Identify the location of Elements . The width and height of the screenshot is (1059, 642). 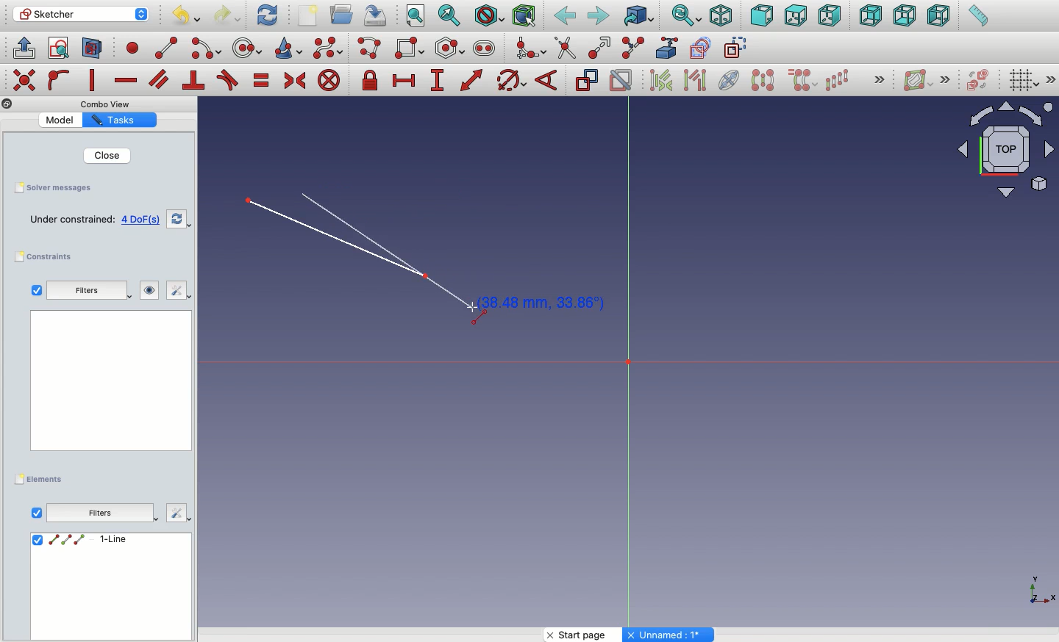
(42, 478).